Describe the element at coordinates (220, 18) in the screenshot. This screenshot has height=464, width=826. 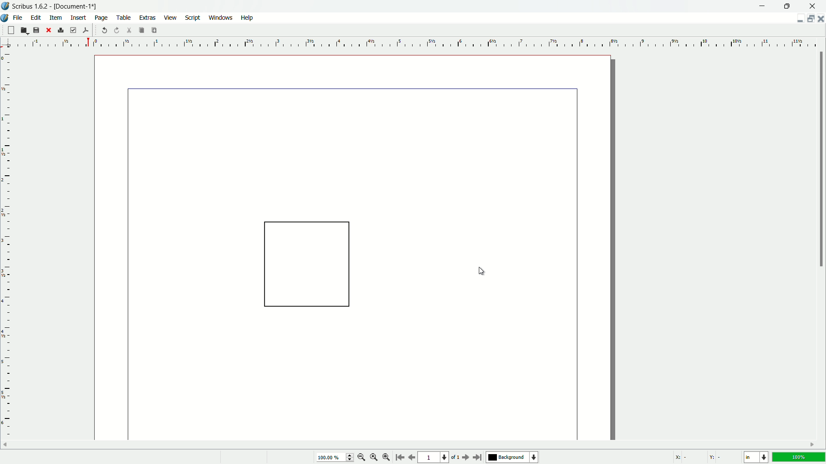
I see `windows menu` at that location.